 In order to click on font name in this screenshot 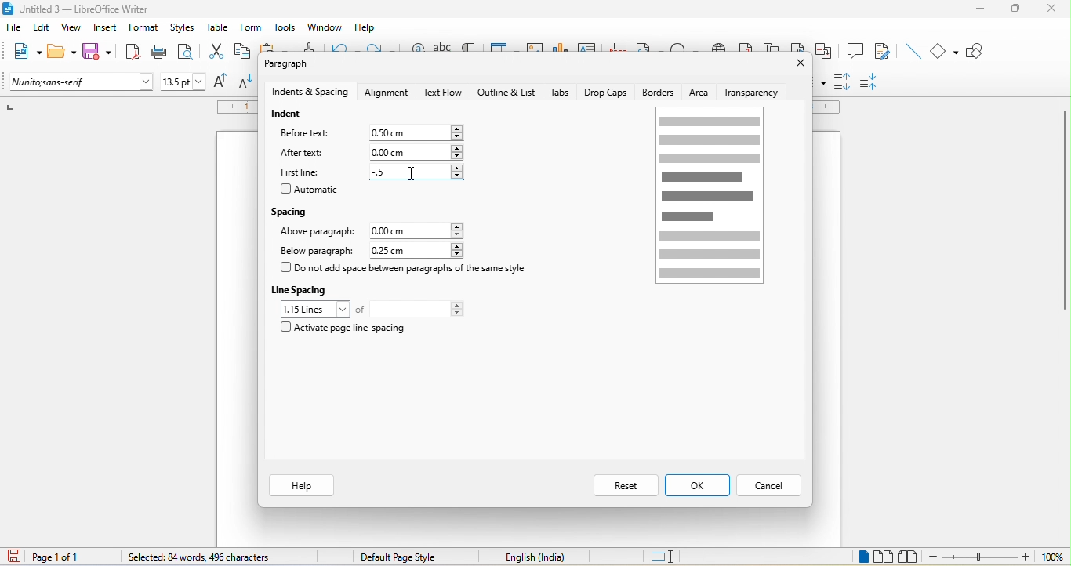, I will do `click(82, 82)`.